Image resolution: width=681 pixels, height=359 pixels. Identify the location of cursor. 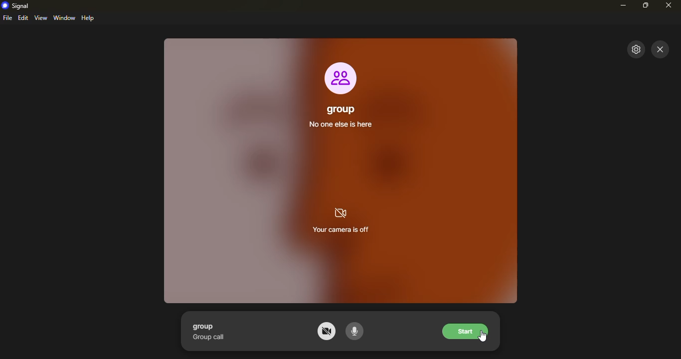
(485, 338).